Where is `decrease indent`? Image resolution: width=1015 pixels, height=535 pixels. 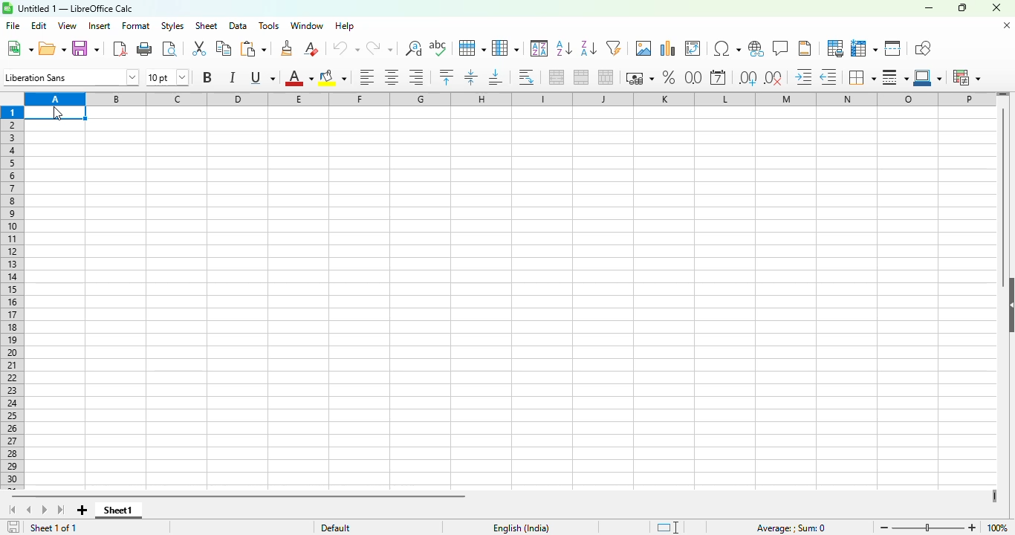
decrease indent is located at coordinates (828, 77).